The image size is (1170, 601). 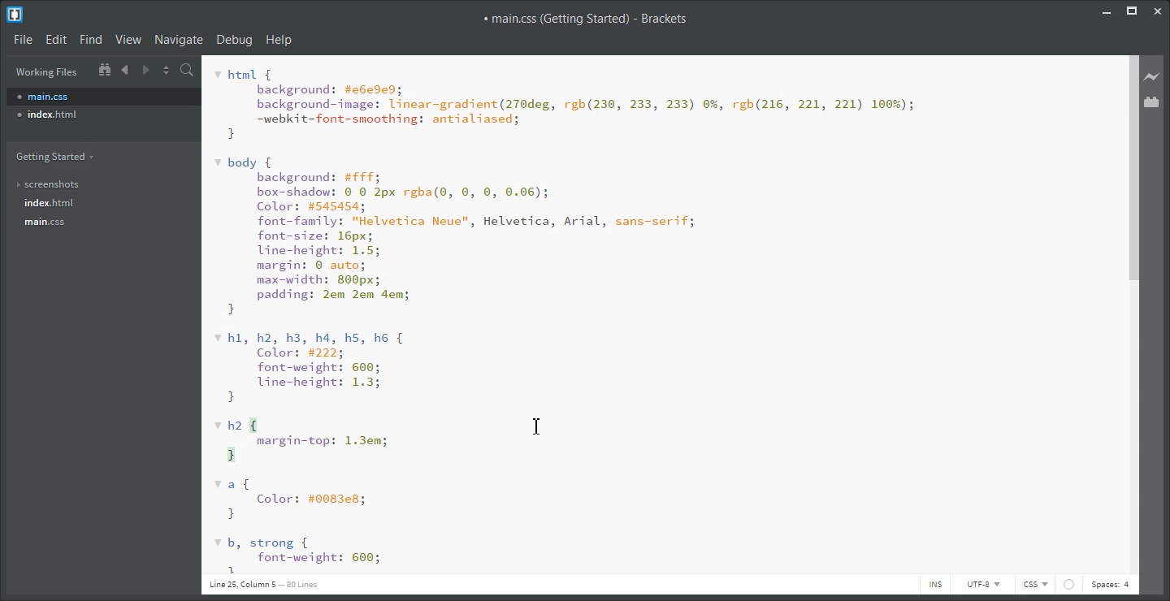 What do you see at coordinates (167, 69) in the screenshot?
I see `Split the editor vertically and horizontally` at bounding box center [167, 69].